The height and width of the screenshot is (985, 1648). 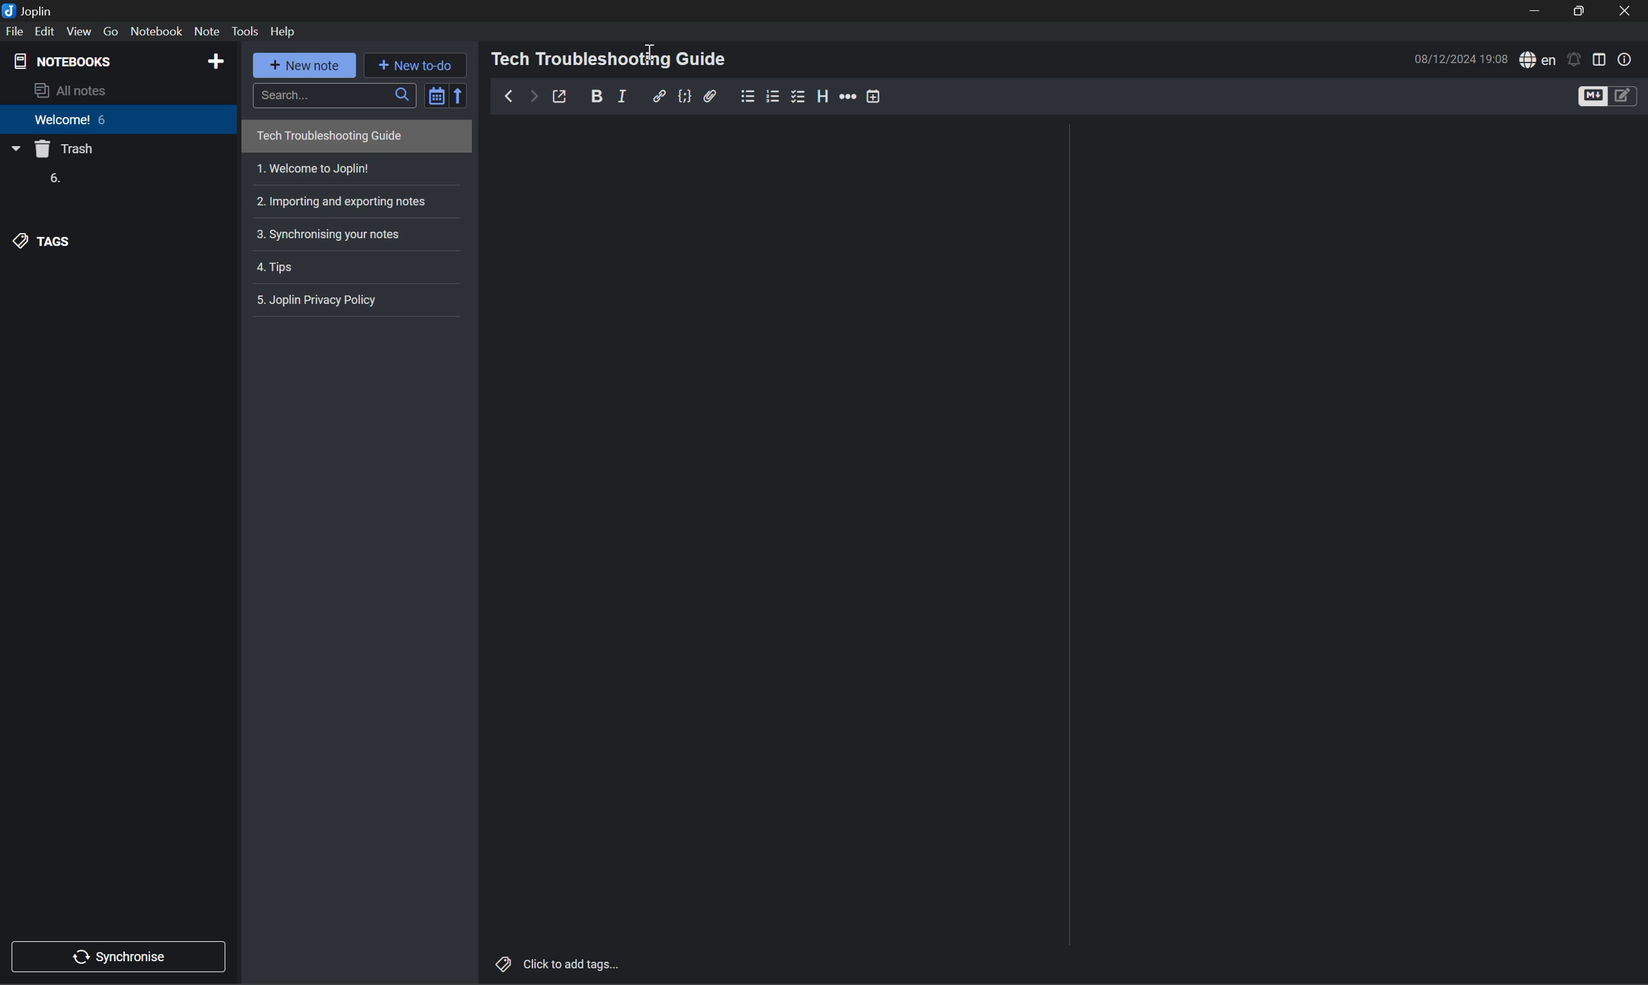 What do you see at coordinates (1605, 96) in the screenshot?
I see `Toggle editors` at bounding box center [1605, 96].